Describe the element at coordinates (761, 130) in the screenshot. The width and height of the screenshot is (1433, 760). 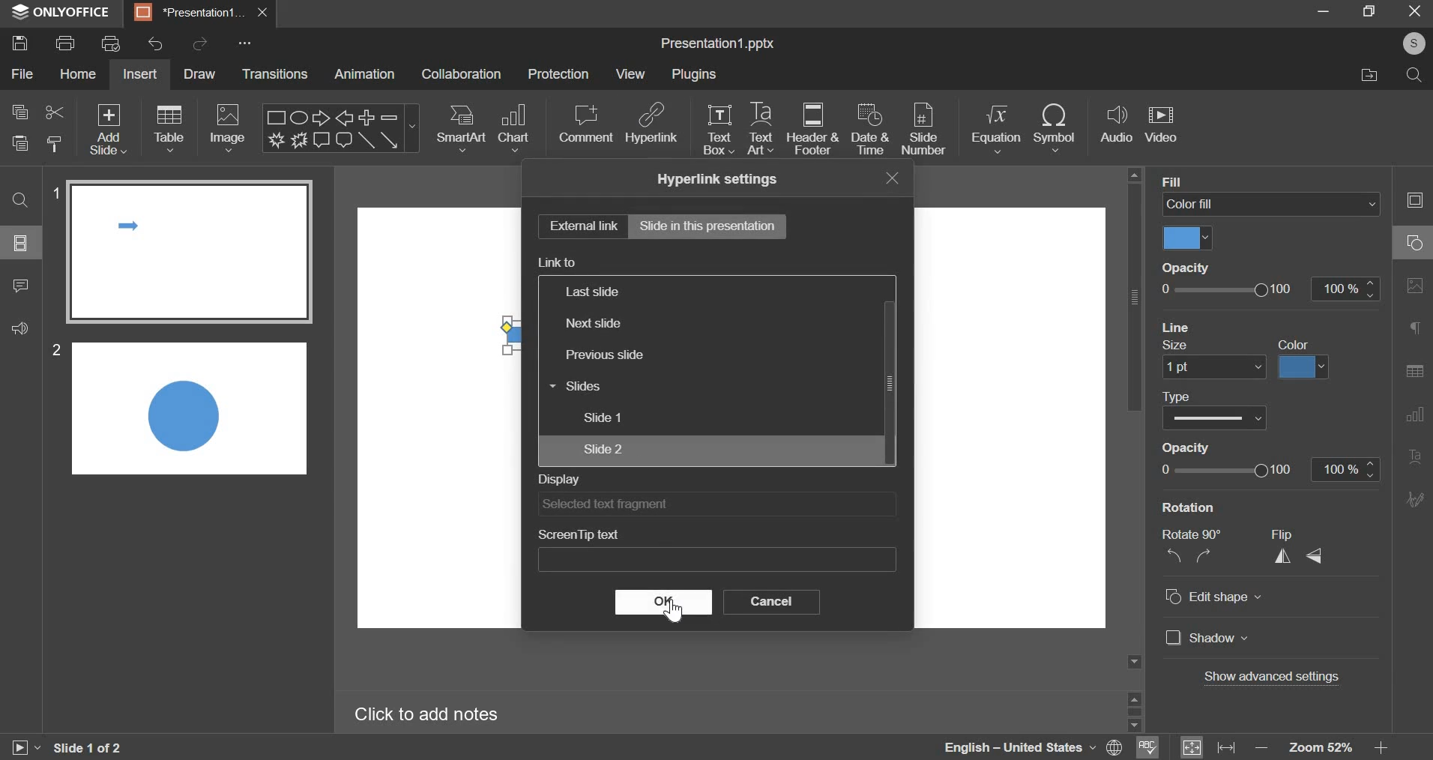
I see `text art` at that location.